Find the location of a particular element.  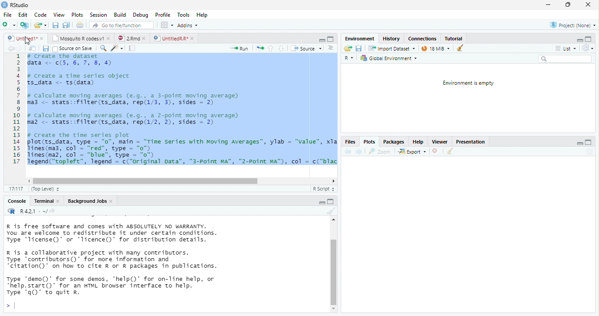

Session is located at coordinates (98, 14).